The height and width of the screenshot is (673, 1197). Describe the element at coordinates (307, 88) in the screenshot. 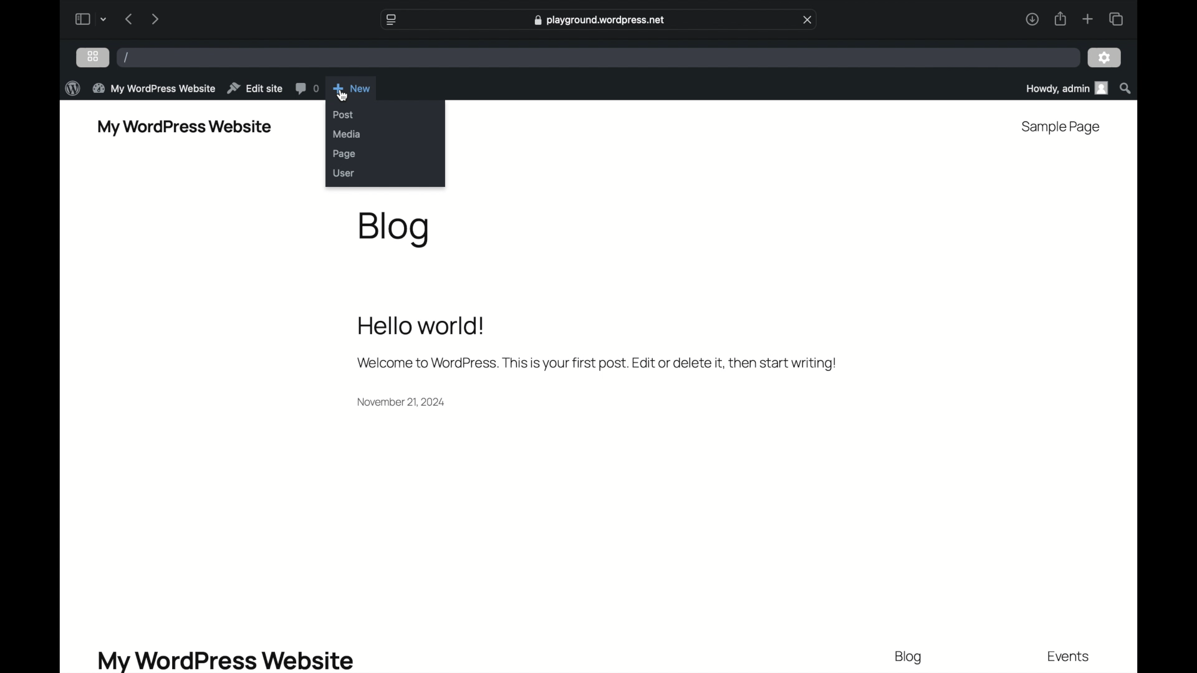

I see `comments` at that location.